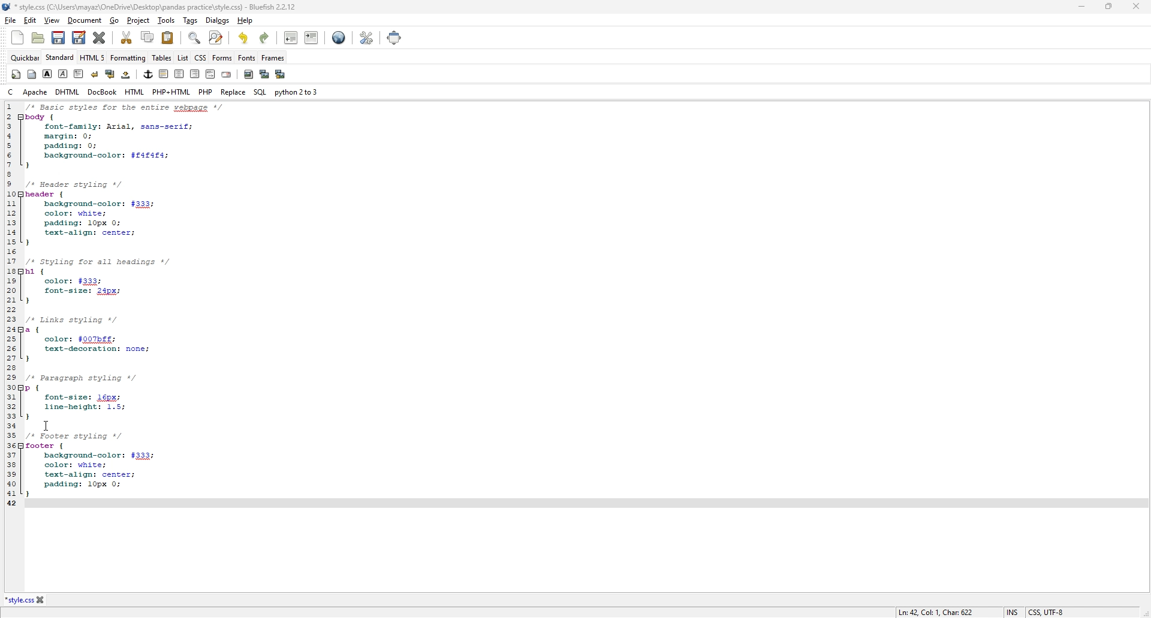 The width and height of the screenshot is (1151, 618). What do you see at coordinates (102, 92) in the screenshot?
I see `docbook` at bounding box center [102, 92].